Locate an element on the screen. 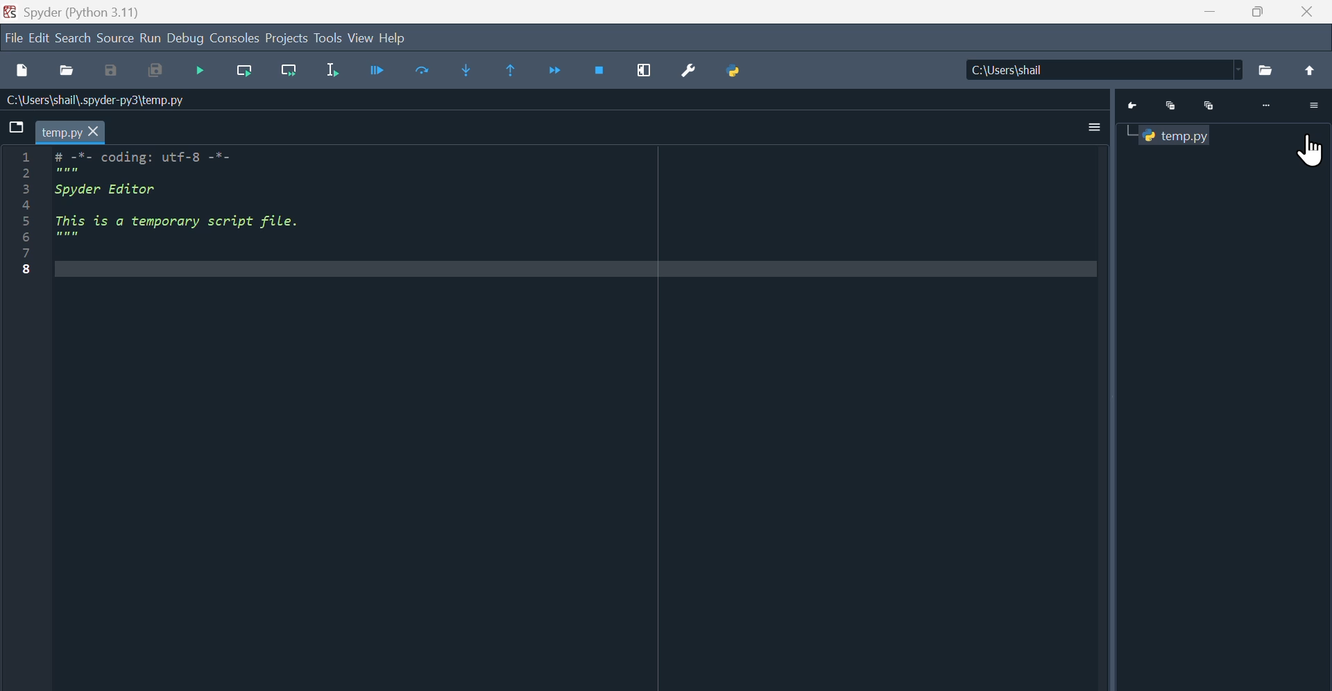  run is located at coordinates (151, 37).